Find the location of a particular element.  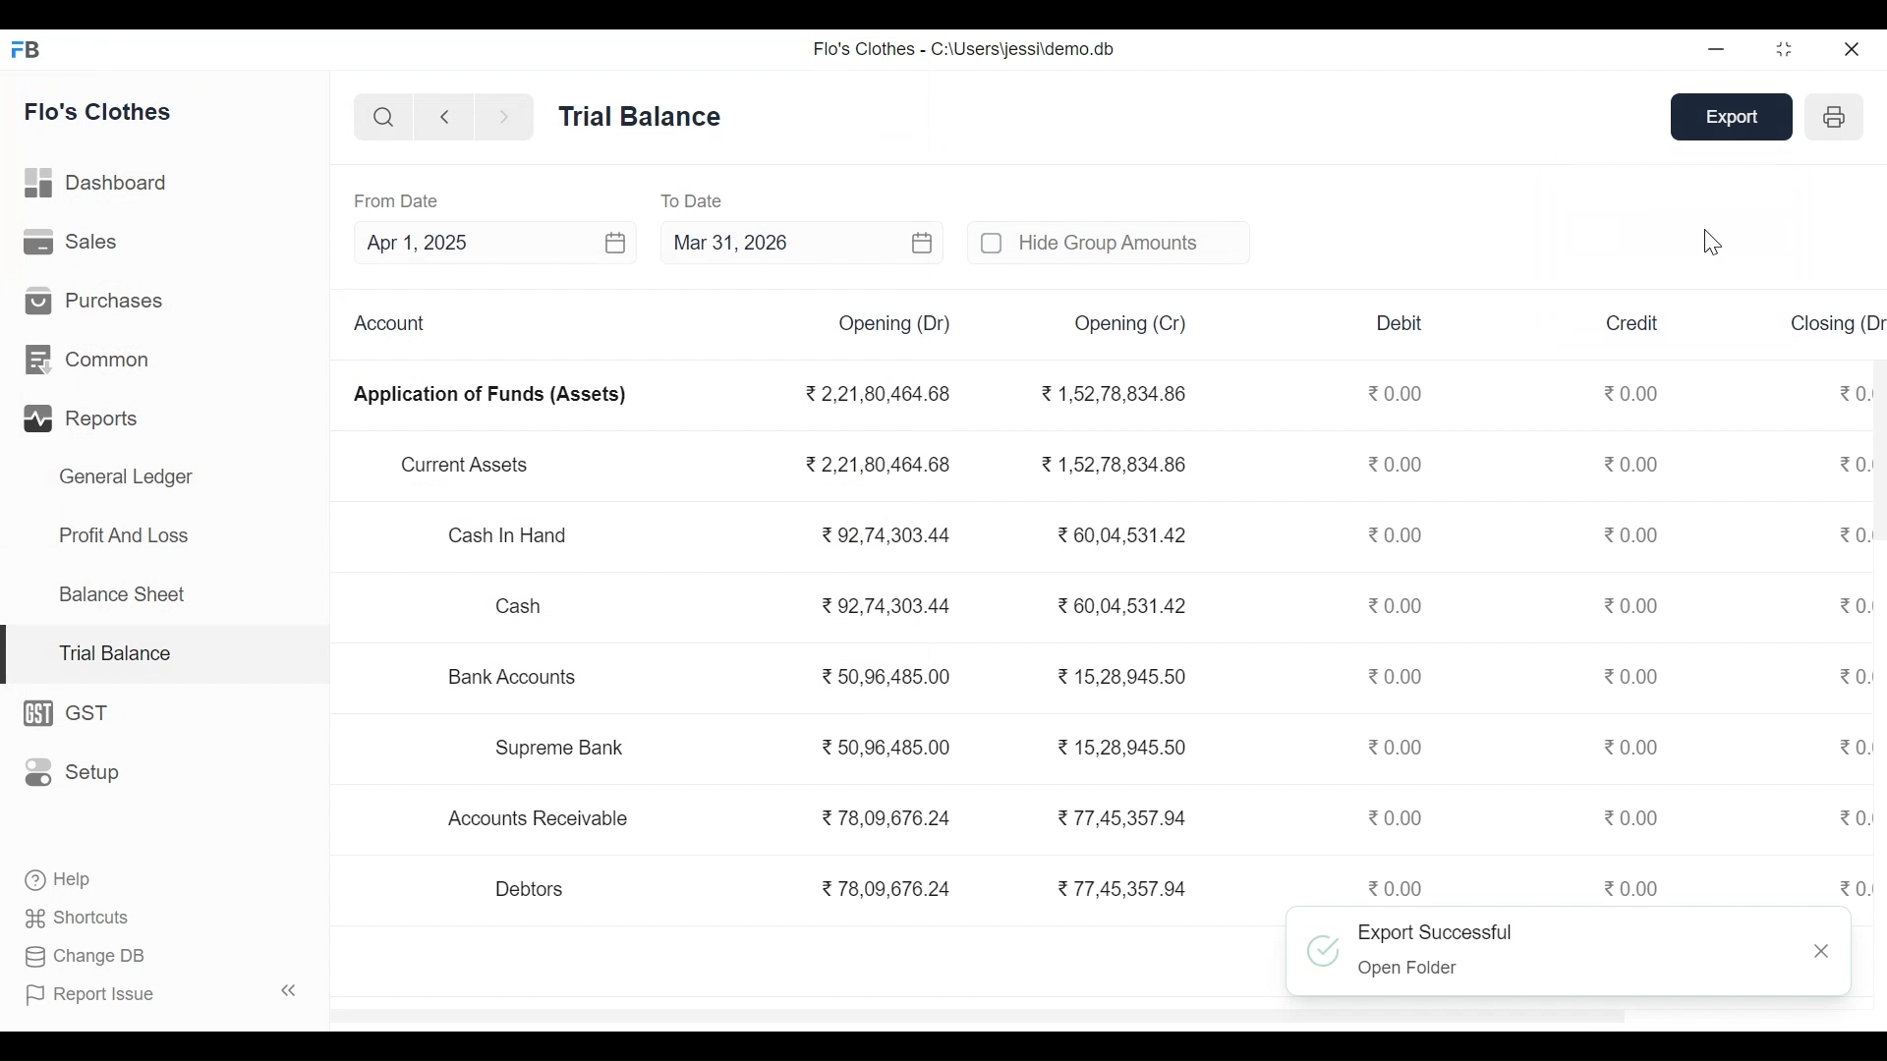

Application of Funds (Assets) is located at coordinates (490, 395).